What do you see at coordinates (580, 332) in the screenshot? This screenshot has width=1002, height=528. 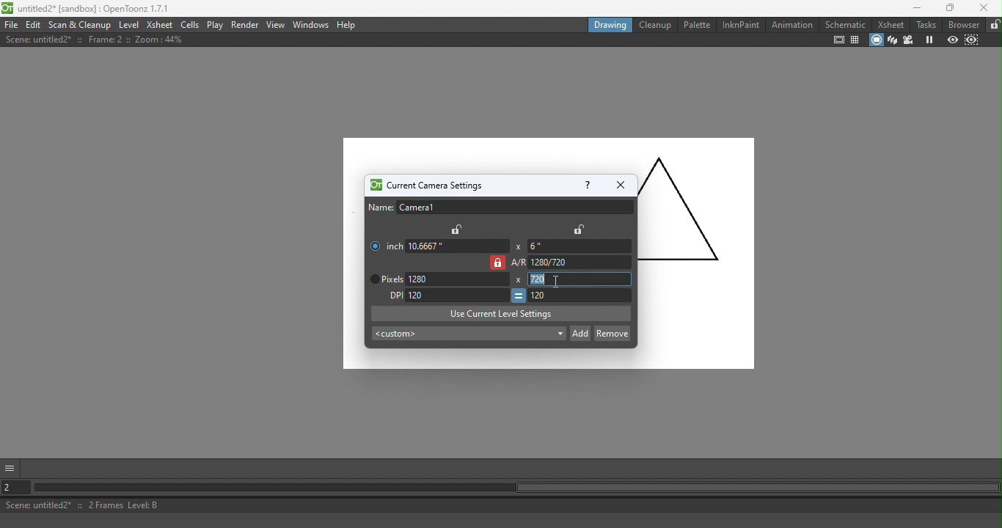 I see `Add` at bounding box center [580, 332].